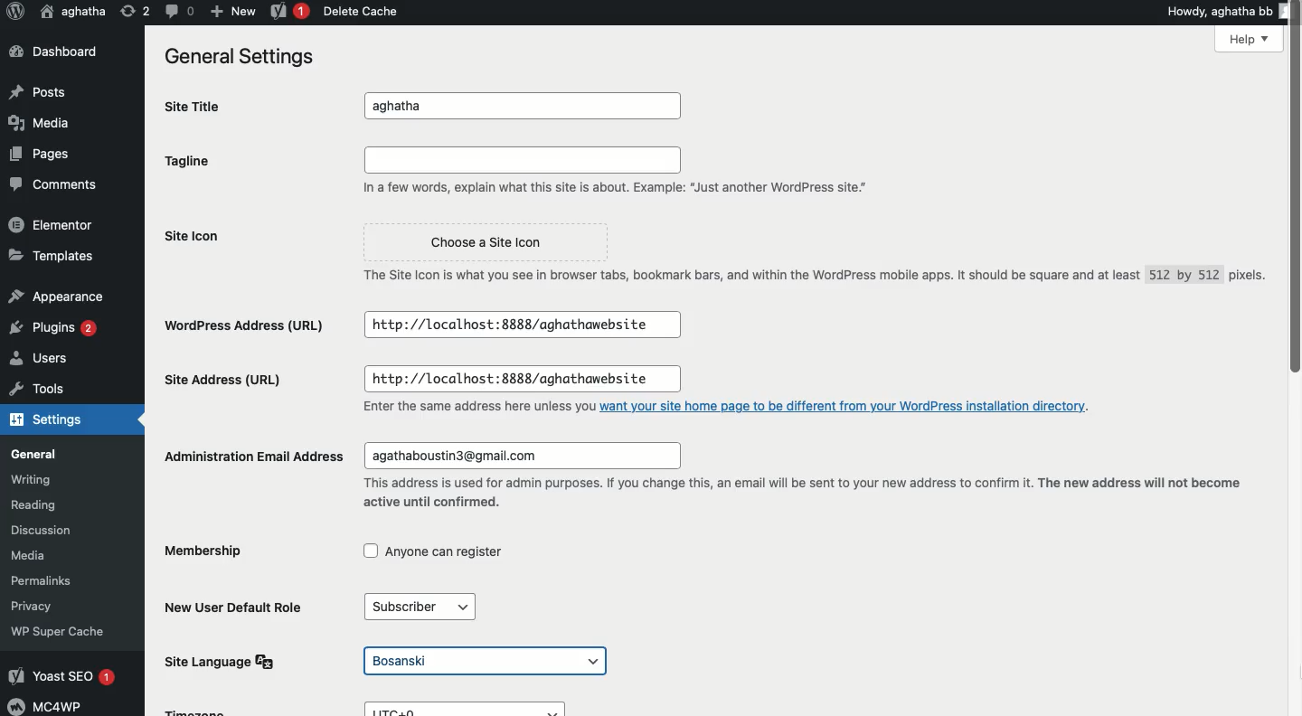 This screenshot has height=716, width=1302. What do you see at coordinates (199, 106) in the screenshot?
I see `Site title` at bounding box center [199, 106].